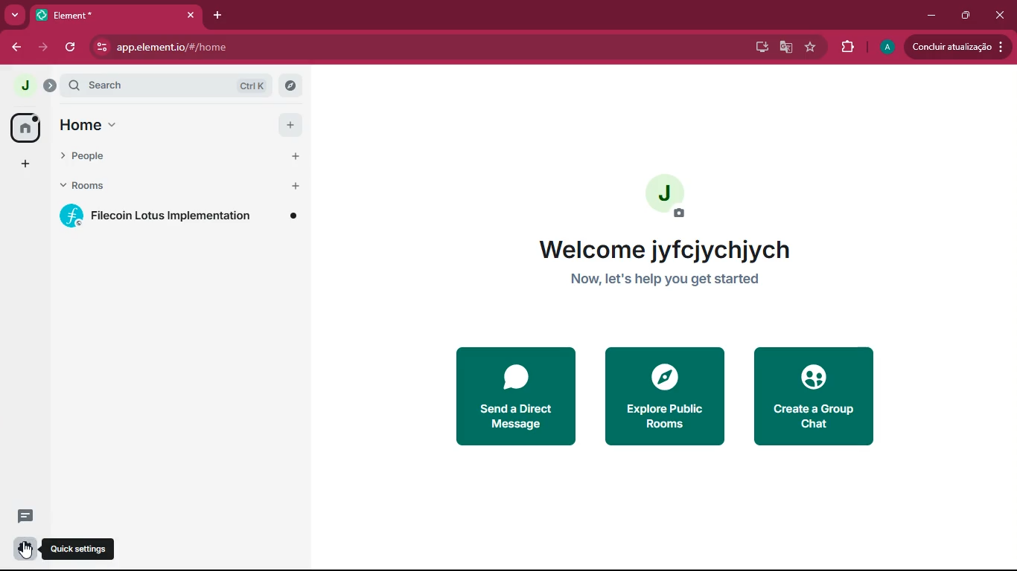 This screenshot has width=1017, height=571. What do you see at coordinates (666, 280) in the screenshot?
I see `now let's help you get started` at bounding box center [666, 280].